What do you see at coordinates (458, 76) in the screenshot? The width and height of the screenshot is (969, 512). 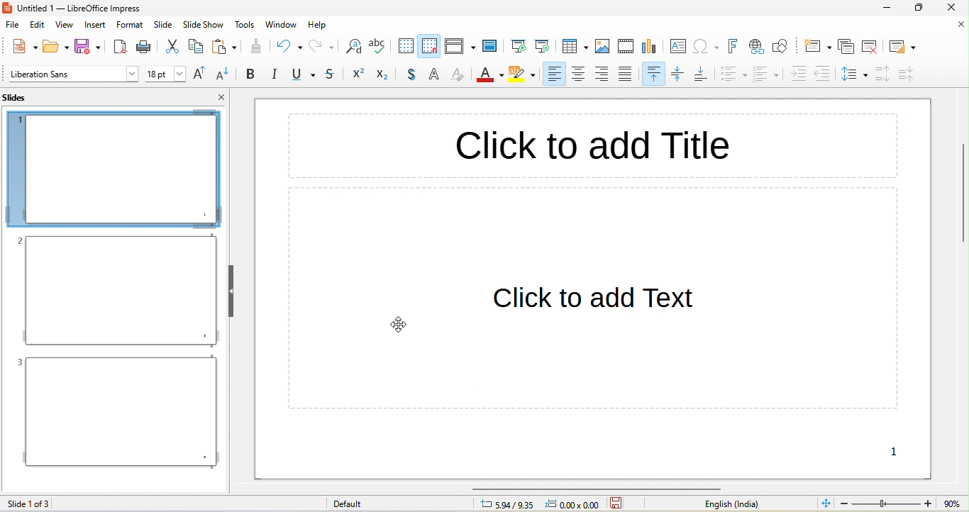 I see `clear direct formatting` at bounding box center [458, 76].